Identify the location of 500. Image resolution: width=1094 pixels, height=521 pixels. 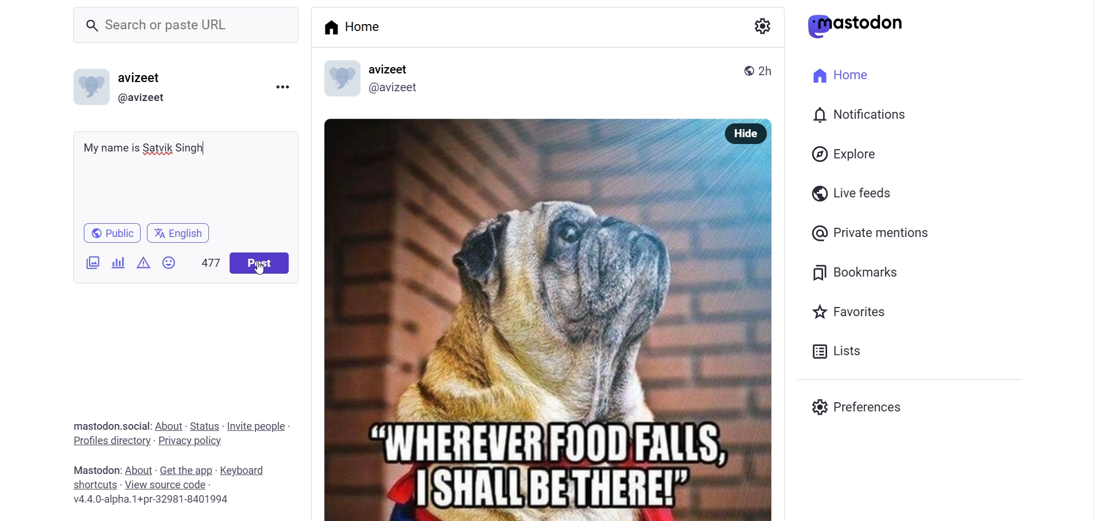
(209, 262).